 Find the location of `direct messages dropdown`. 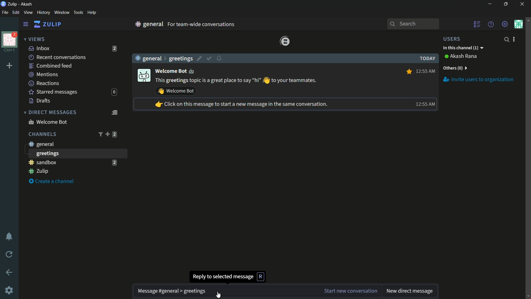

direct messages dropdown is located at coordinates (50, 113).